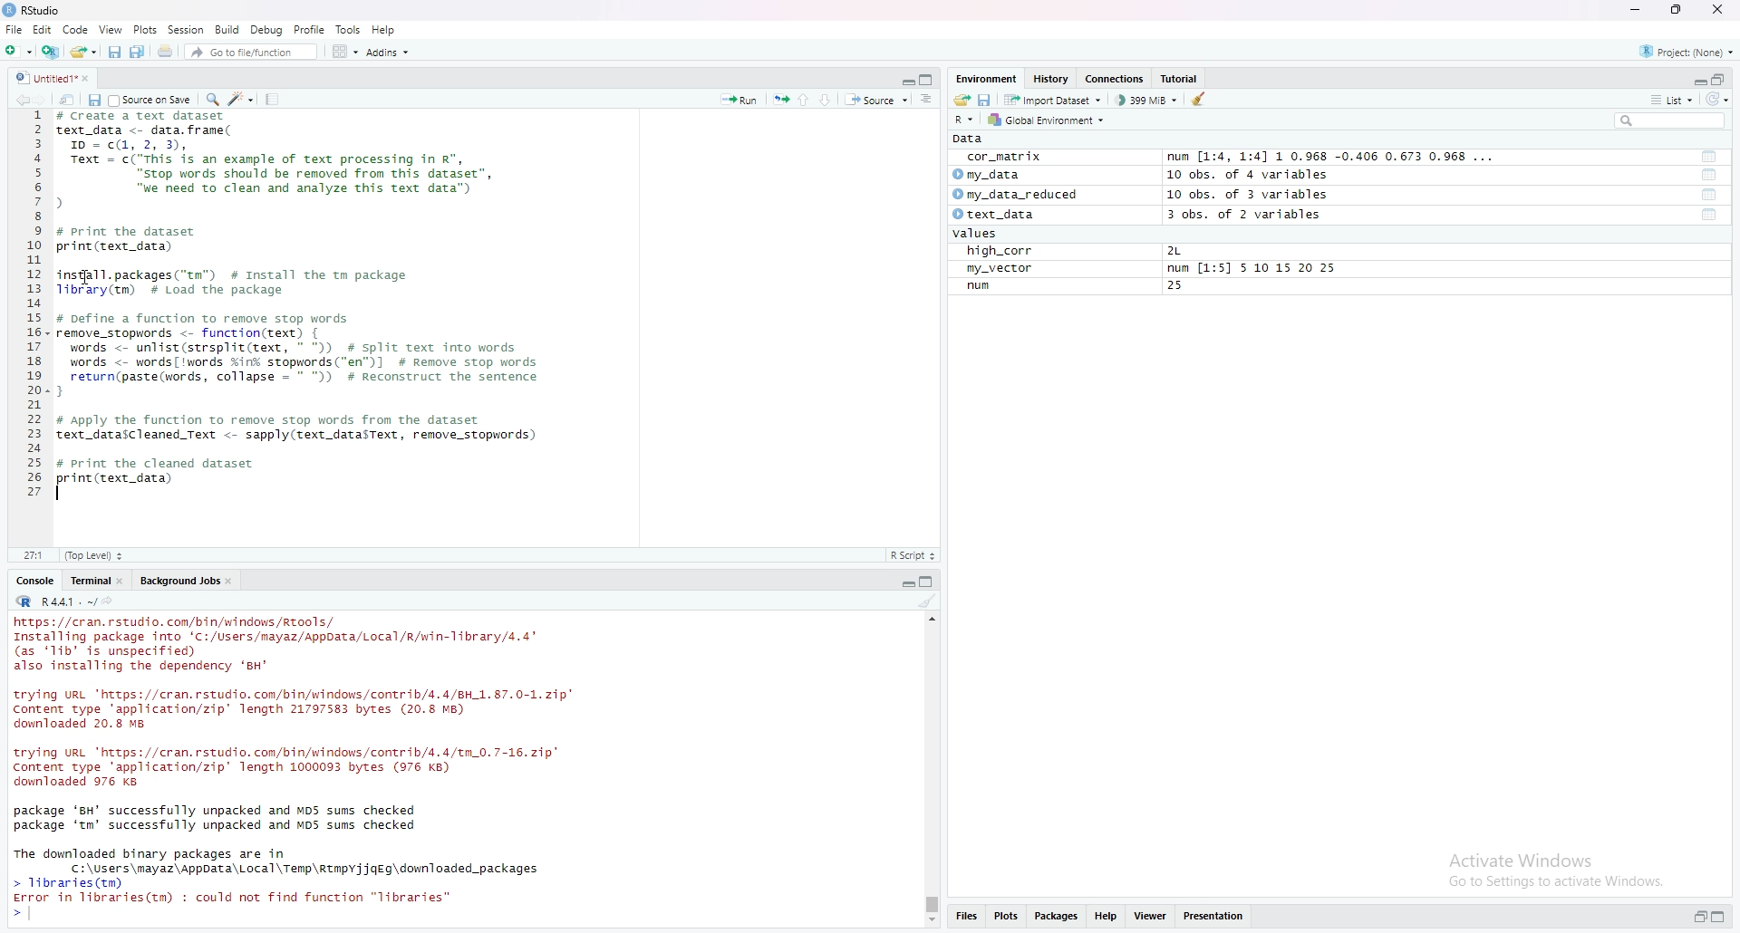 This screenshot has height=933, width=1740. Describe the element at coordinates (994, 251) in the screenshot. I see `high_corr` at that location.